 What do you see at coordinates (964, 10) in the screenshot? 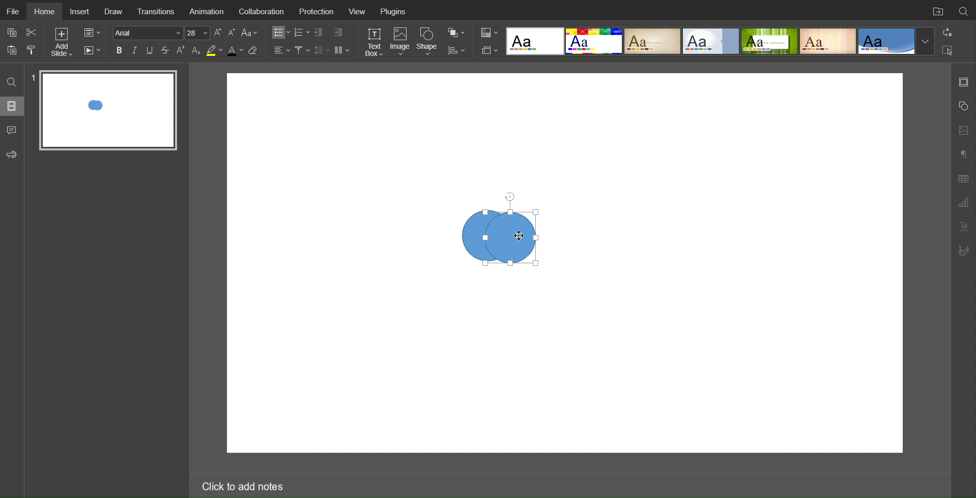
I see `Search` at bounding box center [964, 10].